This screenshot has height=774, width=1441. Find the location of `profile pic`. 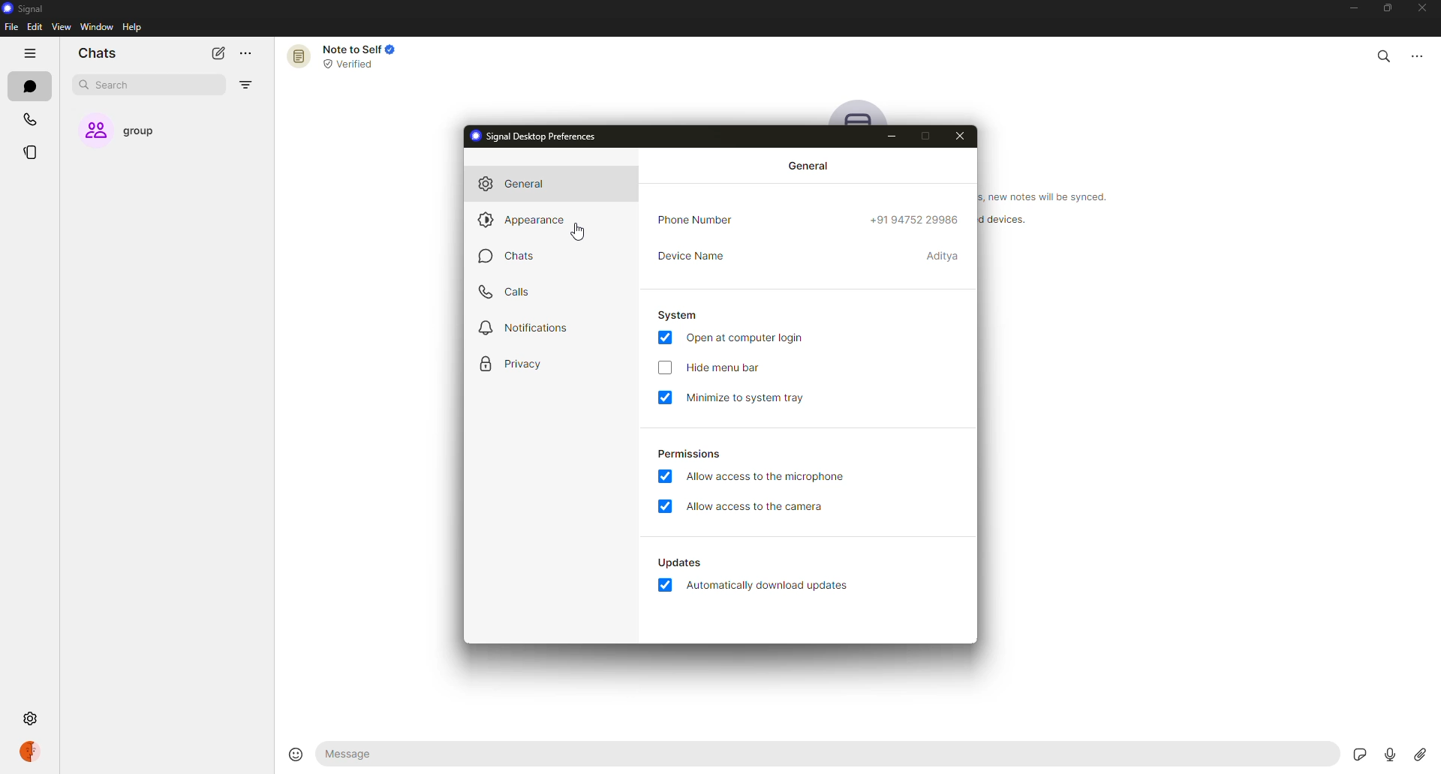

profile pic is located at coordinates (860, 112).